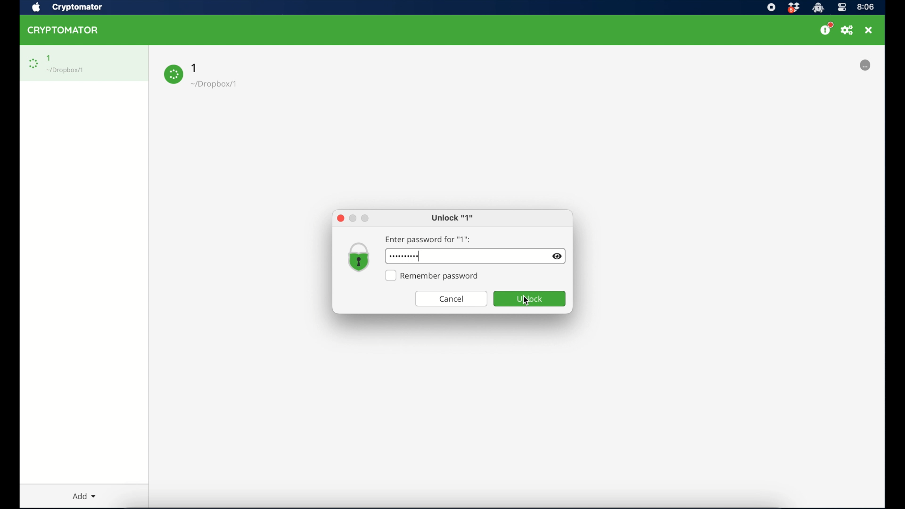 Image resolution: width=905 pixels, height=509 pixels. Describe the element at coordinates (866, 7) in the screenshot. I see `time` at that location.